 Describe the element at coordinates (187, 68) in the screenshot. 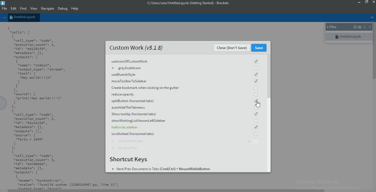

I see `grayscalelcons` at that location.